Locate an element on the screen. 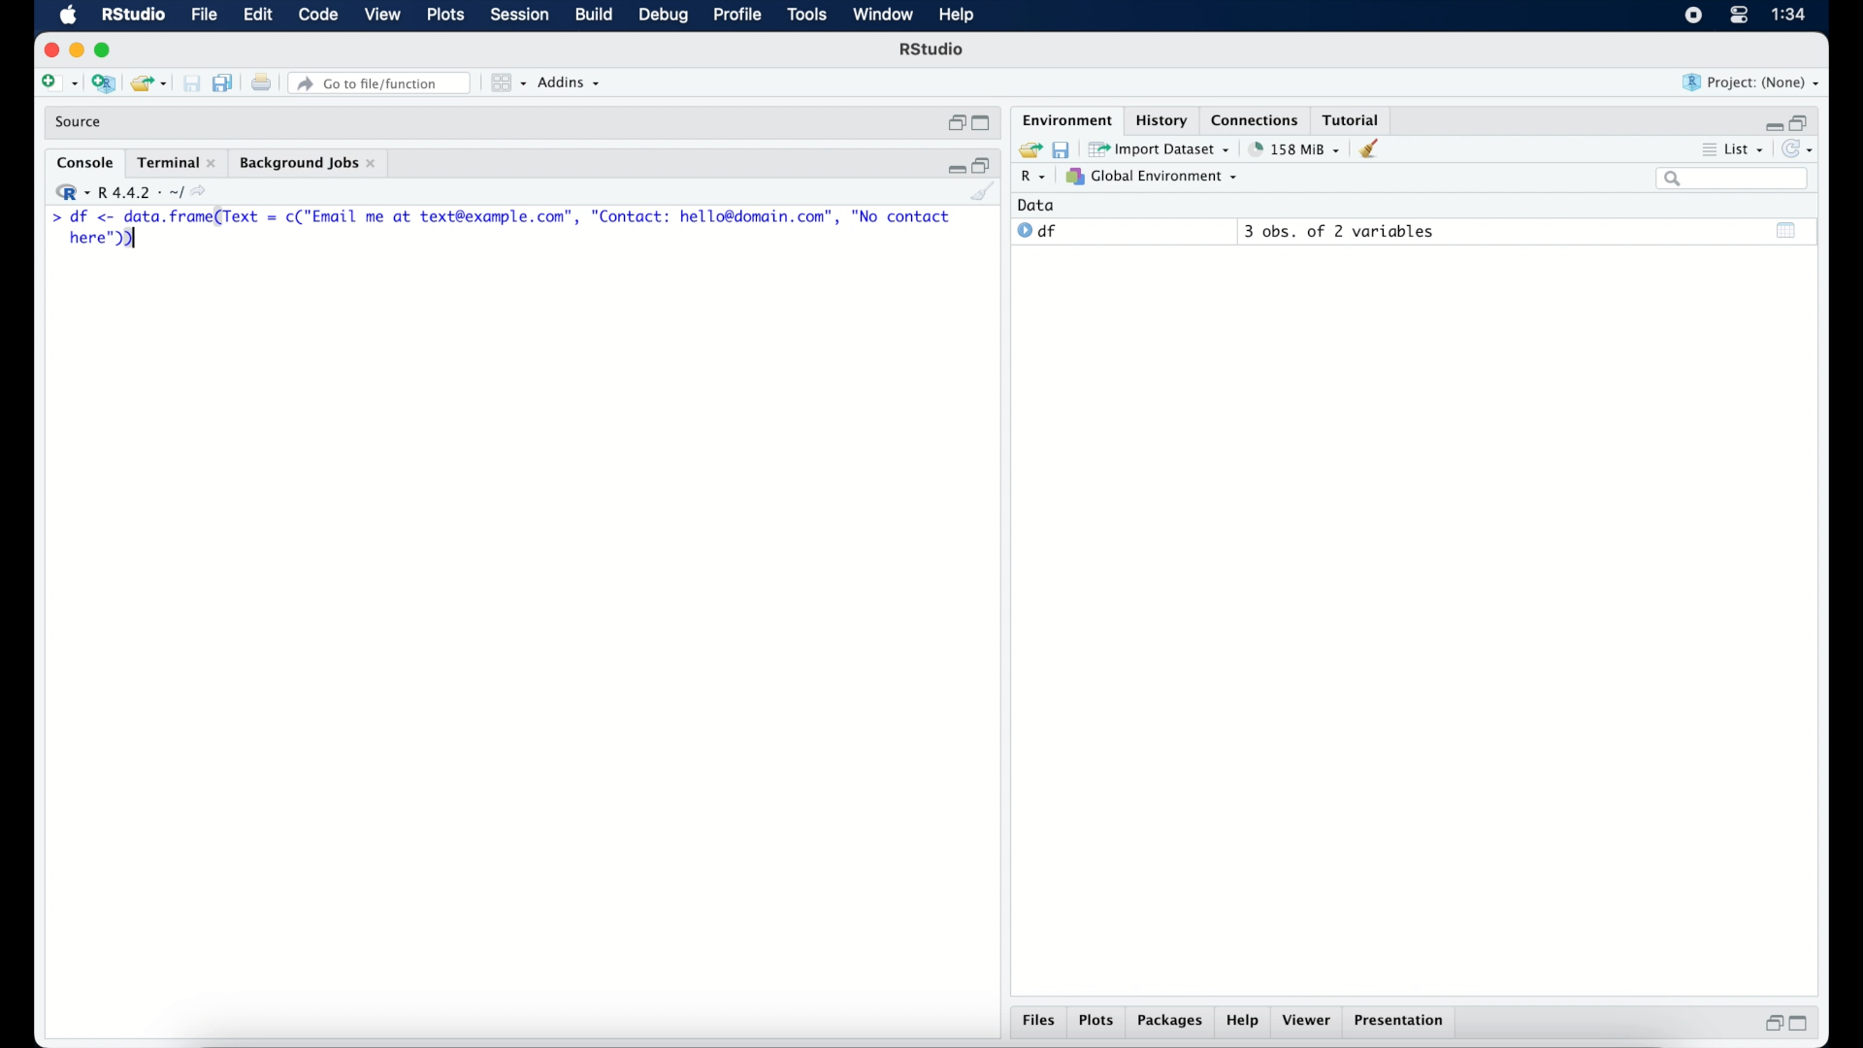 The height and width of the screenshot is (1048, 1863). search bar is located at coordinates (1734, 180).